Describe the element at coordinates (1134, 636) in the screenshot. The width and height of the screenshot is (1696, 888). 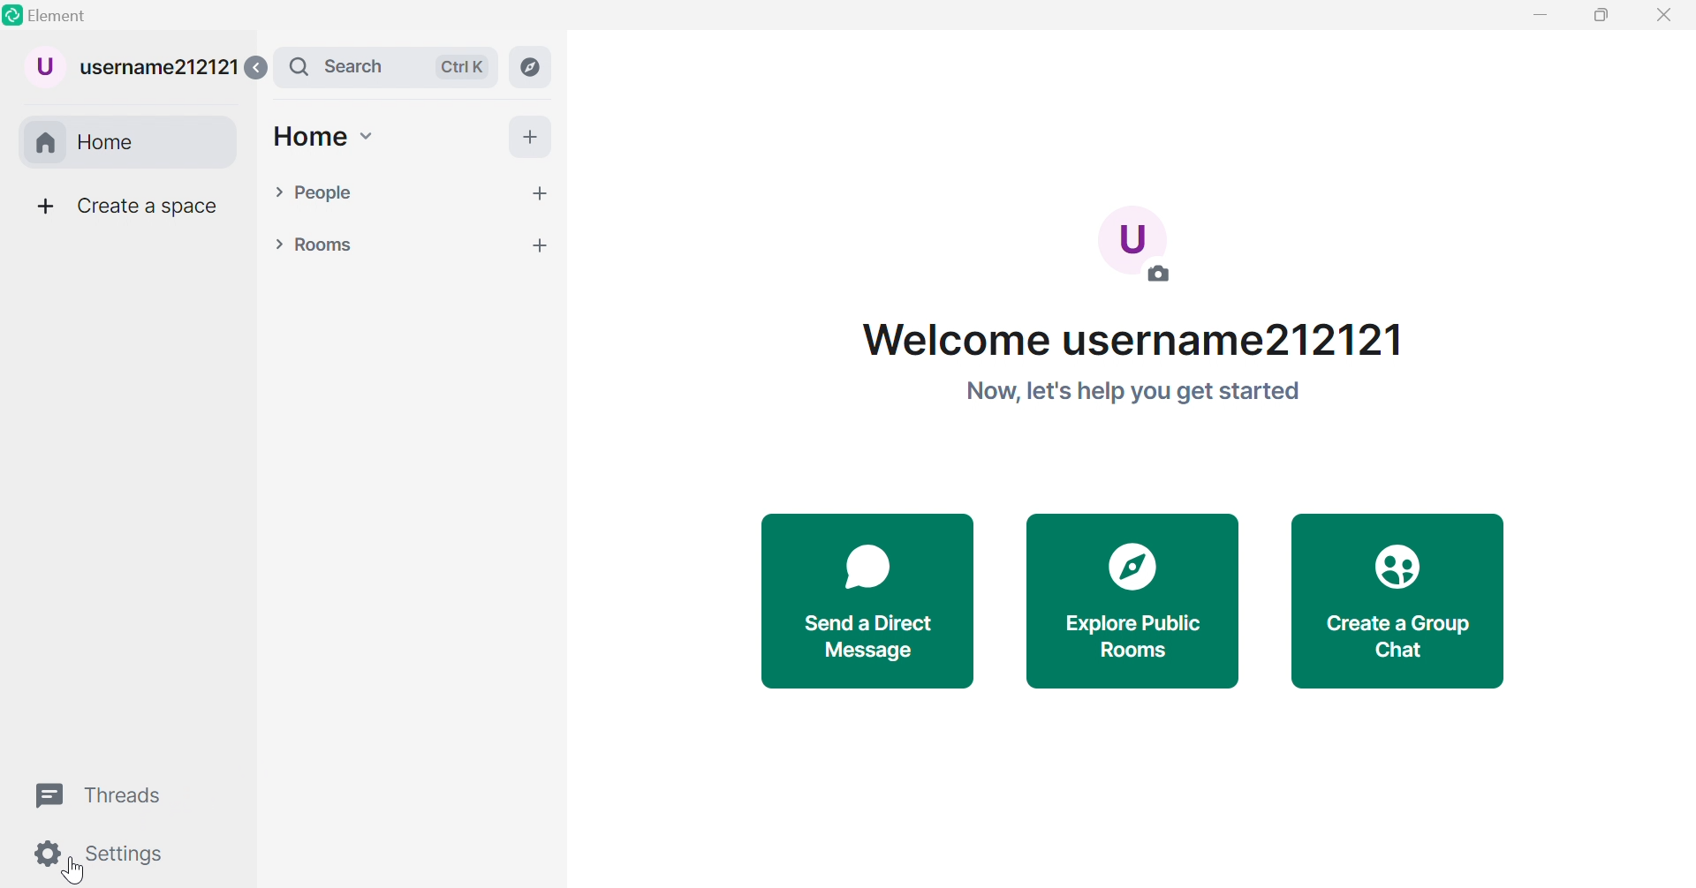
I see `Explore public rooms` at that location.